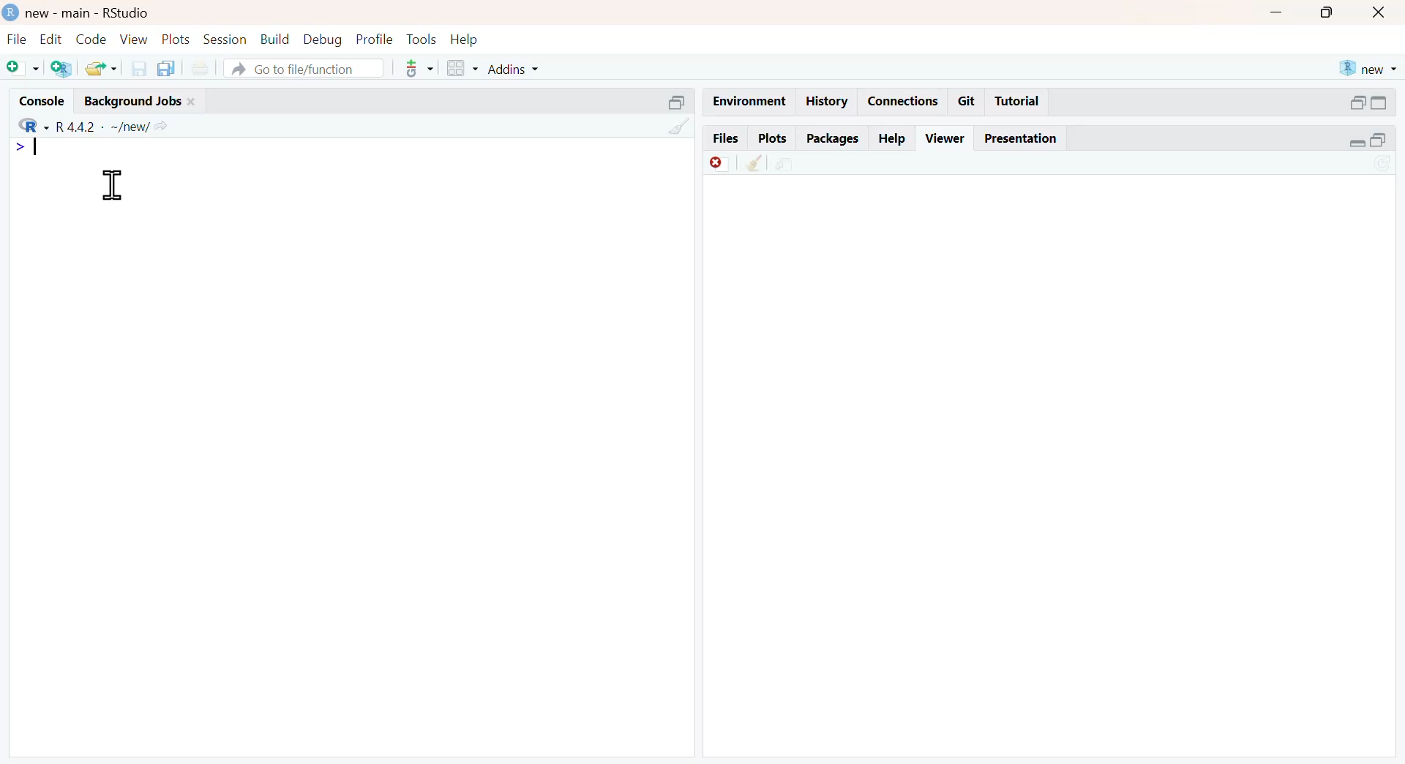  Describe the element at coordinates (722, 164) in the screenshot. I see `discard` at that location.